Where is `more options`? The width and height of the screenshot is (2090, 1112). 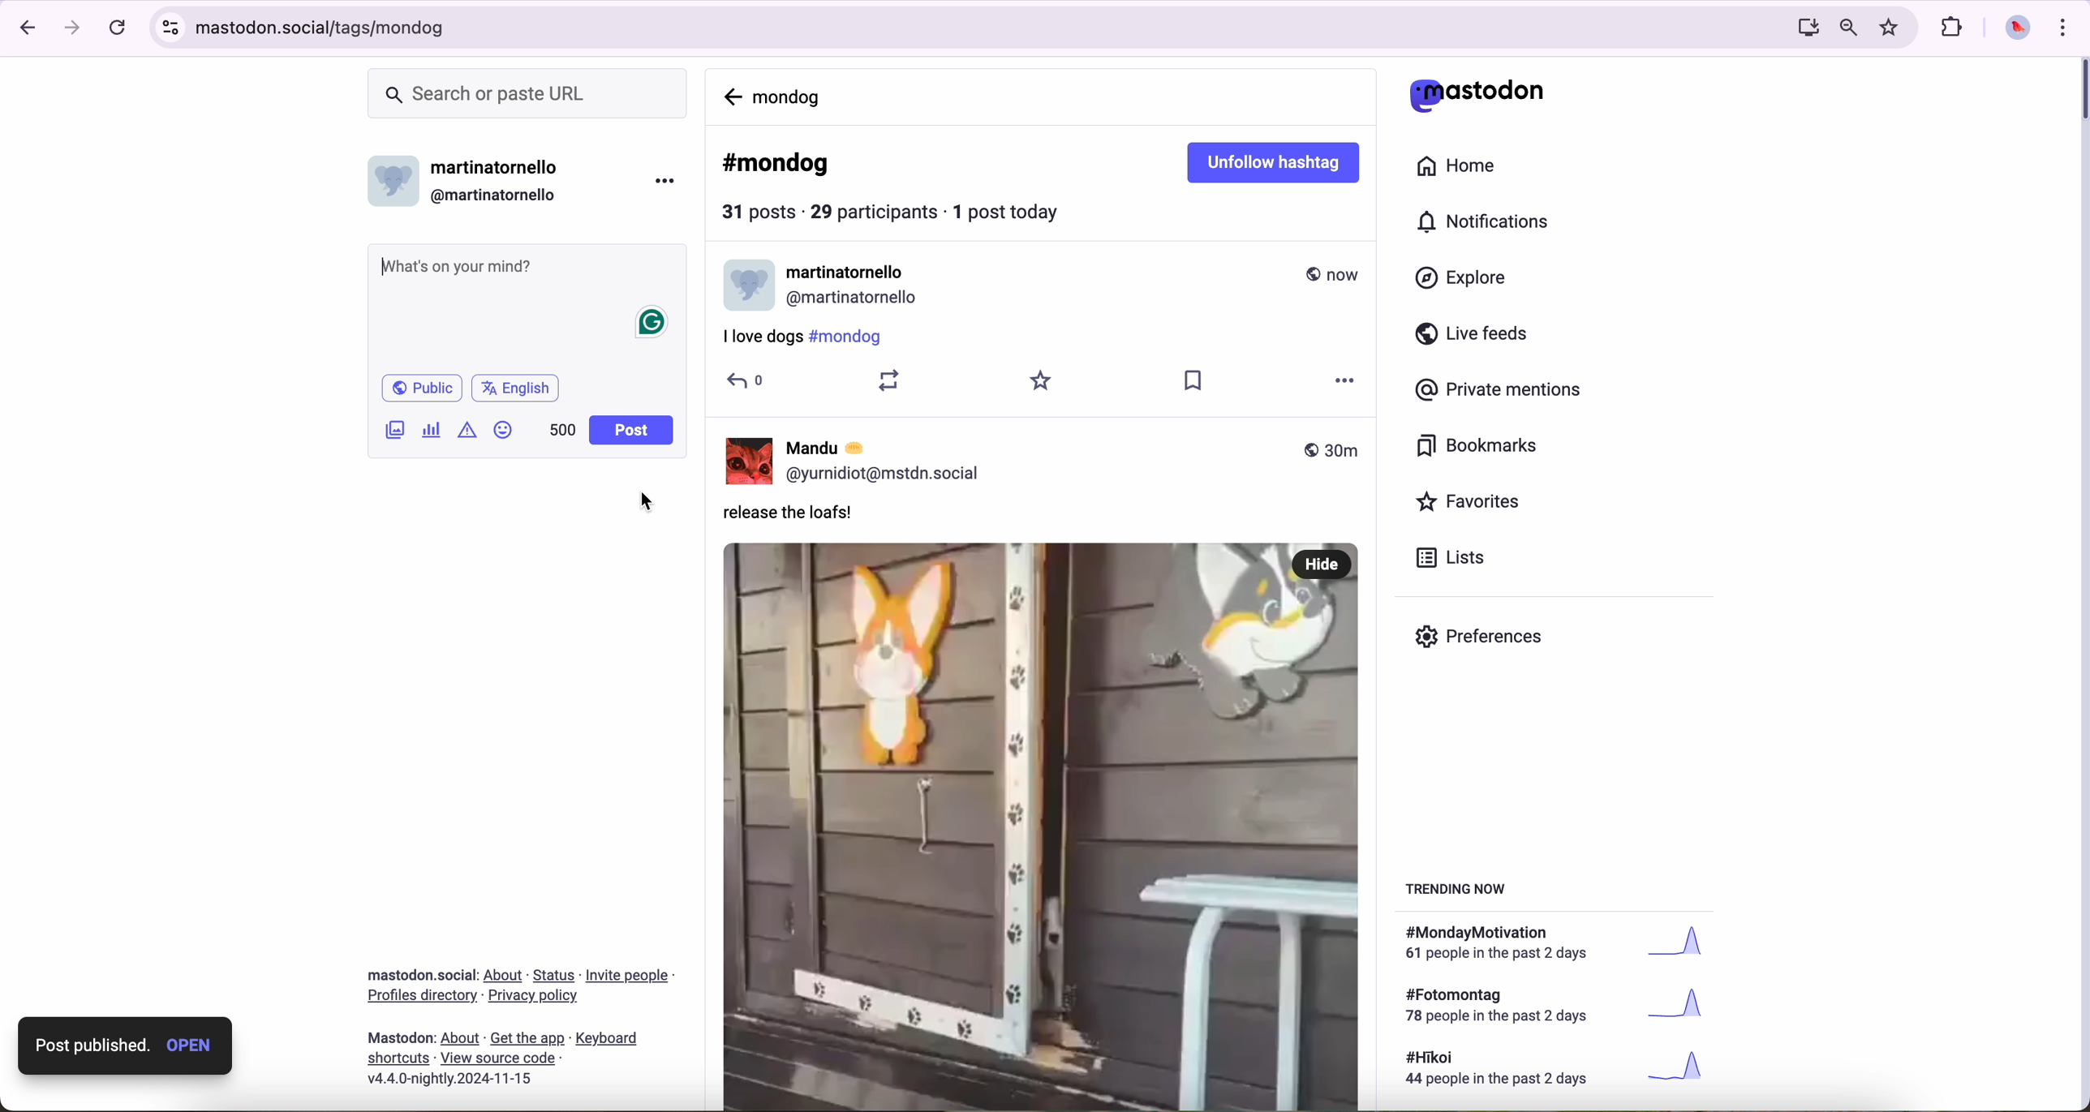 more options is located at coordinates (664, 184).